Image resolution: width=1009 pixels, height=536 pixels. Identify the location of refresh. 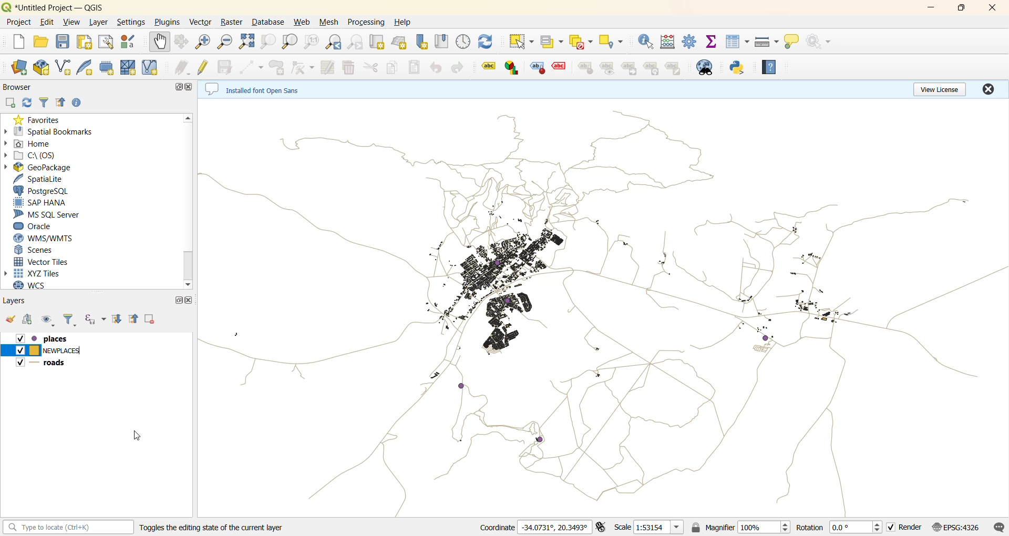
(28, 102).